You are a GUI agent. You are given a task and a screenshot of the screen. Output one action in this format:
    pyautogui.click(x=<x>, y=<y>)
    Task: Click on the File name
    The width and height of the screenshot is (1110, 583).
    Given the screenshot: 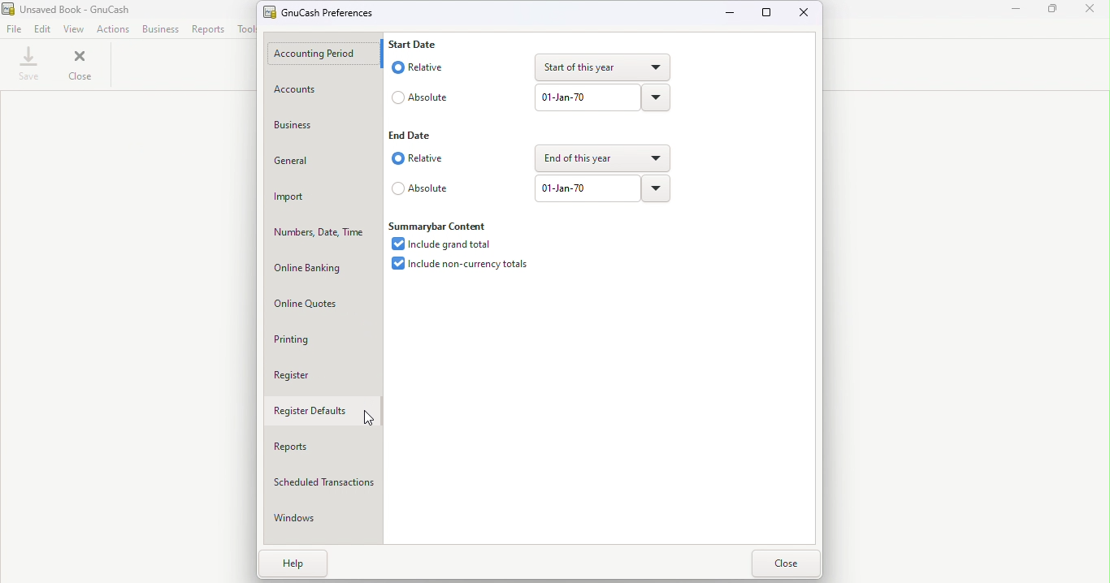 What is the action you would take?
    pyautogui.click(x=17, y=31)
    